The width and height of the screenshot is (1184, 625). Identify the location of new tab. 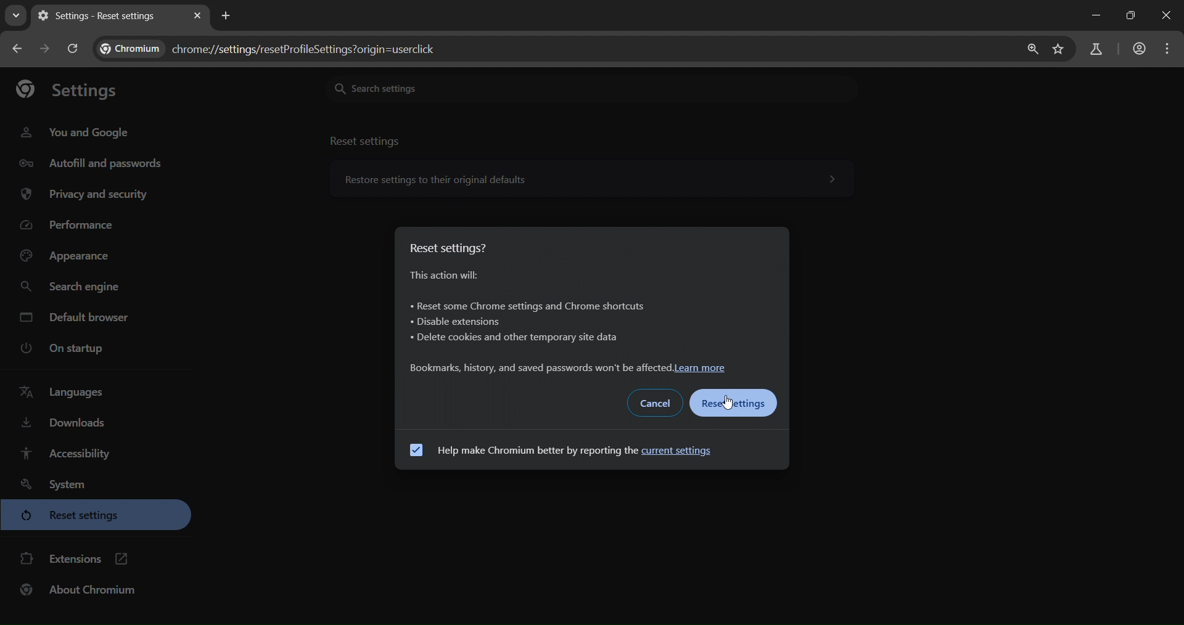
(226, 15).